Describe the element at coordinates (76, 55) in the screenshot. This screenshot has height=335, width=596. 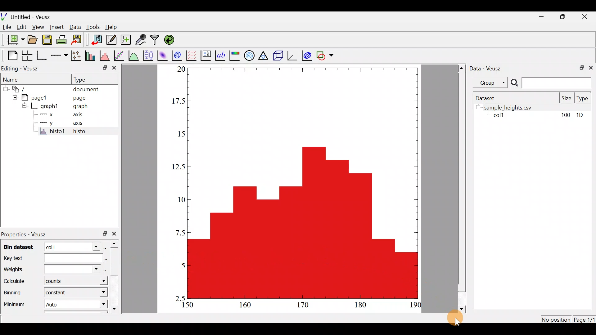
I see `plot points with lines and error bars` at that location.